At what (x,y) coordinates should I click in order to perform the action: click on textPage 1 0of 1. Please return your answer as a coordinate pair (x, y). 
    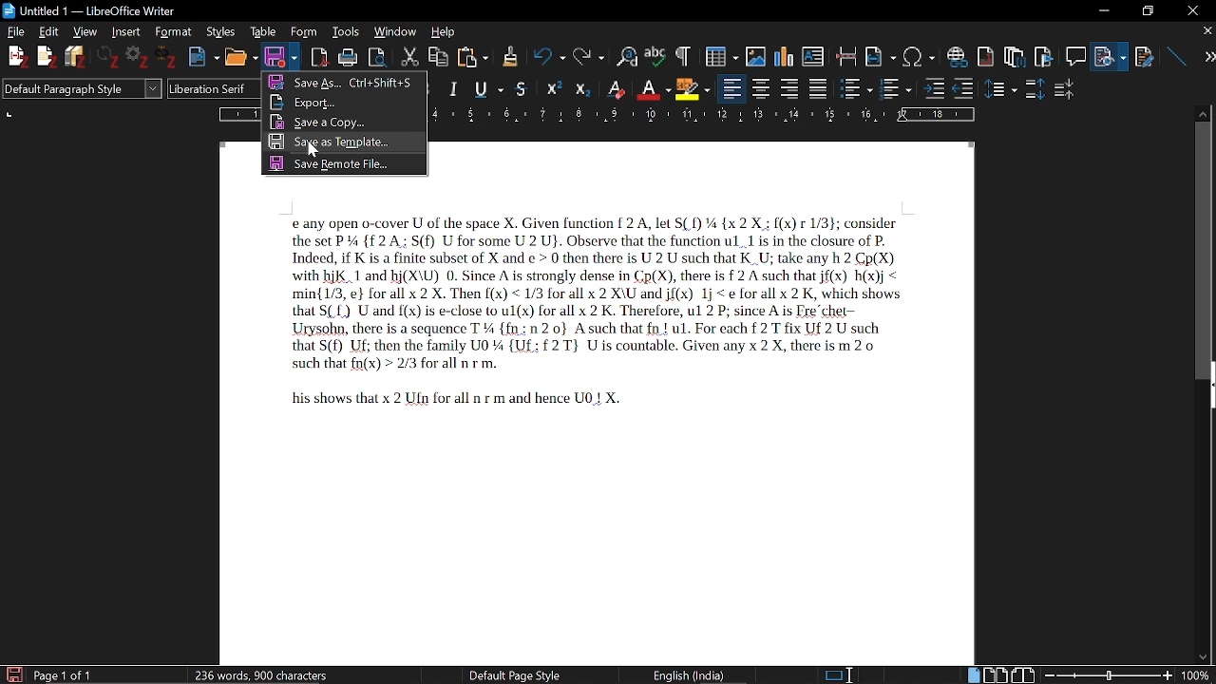
    Looking at the image, I should click on (589, 318).